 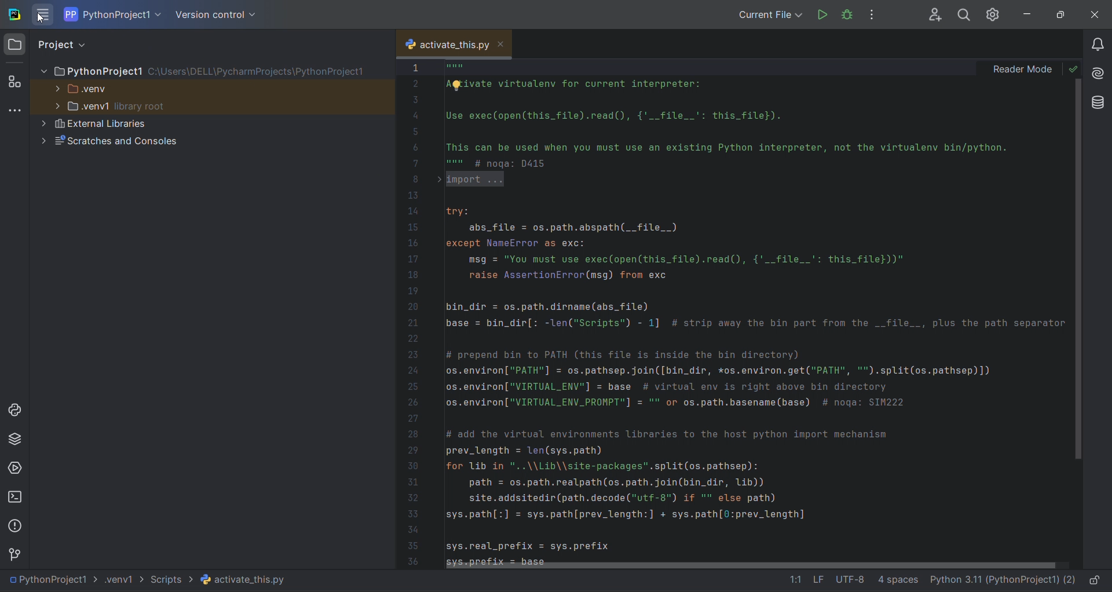 What do you see at coordinates (1025, 13) in the screenshot?
I see `minimize` at bounding box center [1025, 13].